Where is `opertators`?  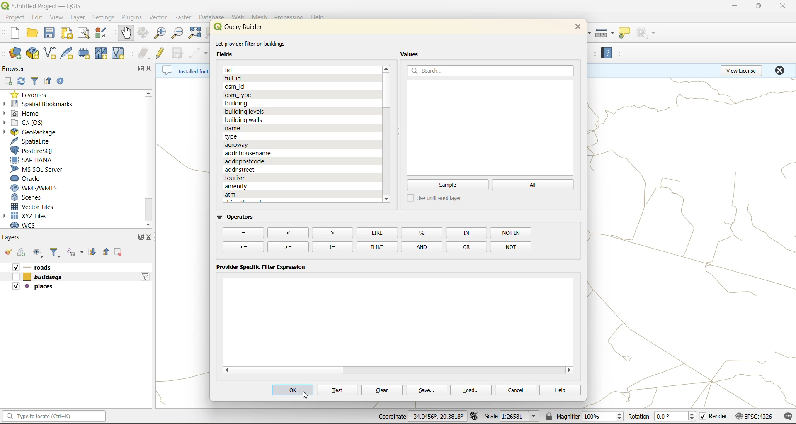
opertators is located at coordinates (332, 246).